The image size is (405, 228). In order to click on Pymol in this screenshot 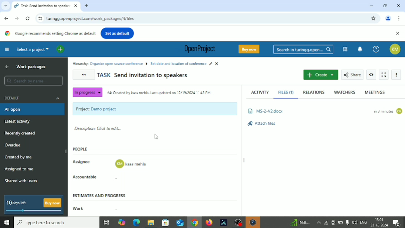, I will do `click(224, 223)`.